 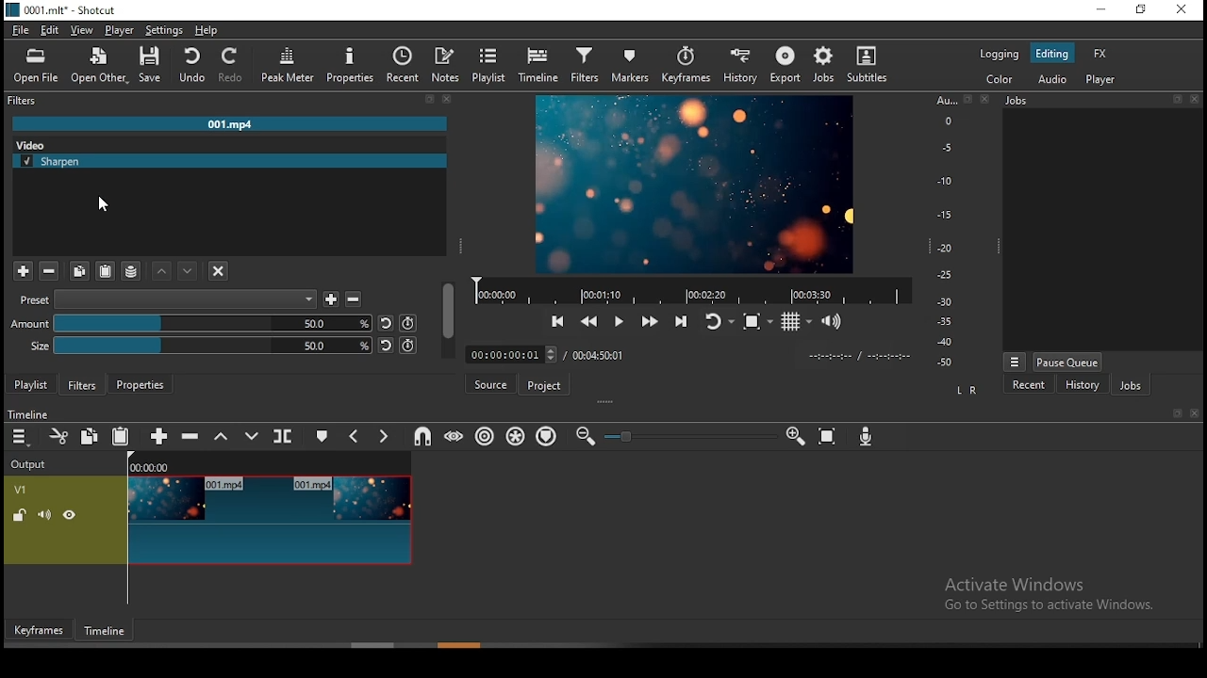 I want to click on move filter down, so click(x=188, y=271).